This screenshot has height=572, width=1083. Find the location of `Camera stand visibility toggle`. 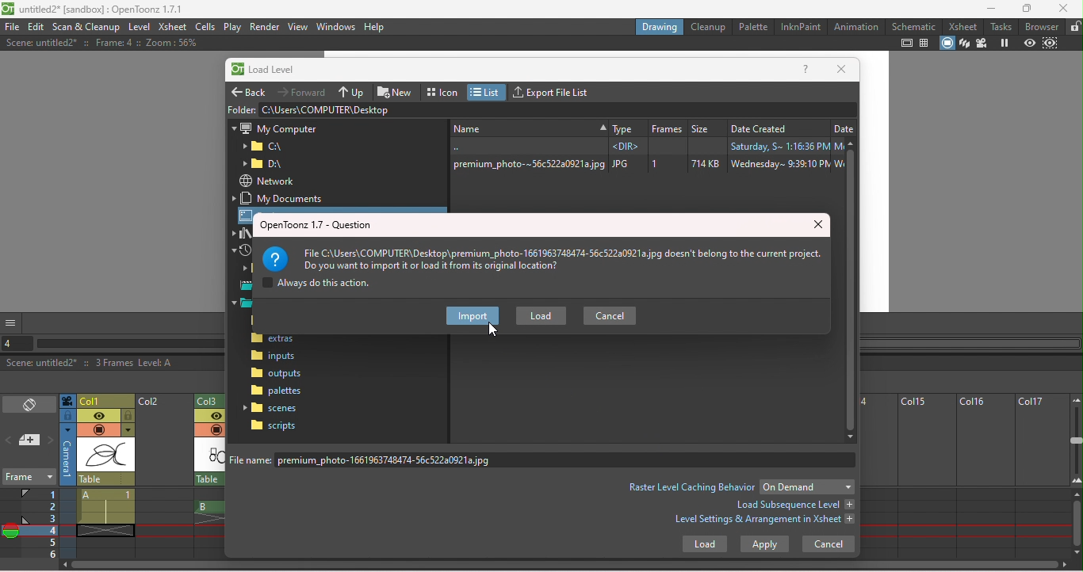

Camera stand visibility toggle is located at coordinates (98, 430).